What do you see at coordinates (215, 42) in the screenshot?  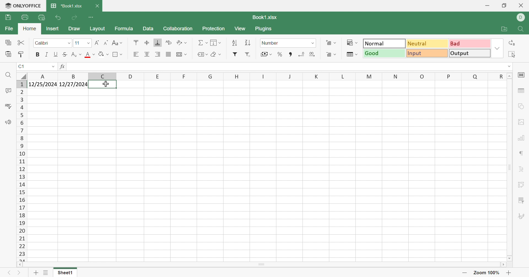 I see `Fill` at bounding box center [215, 42].